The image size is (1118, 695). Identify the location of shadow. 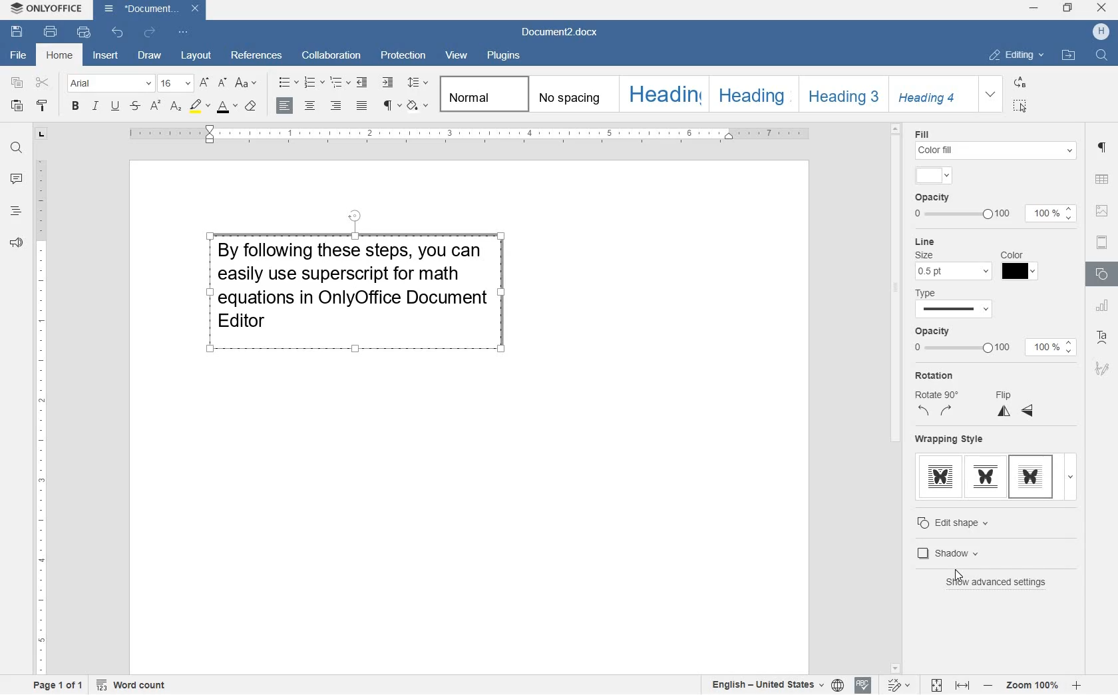
(994, 554).